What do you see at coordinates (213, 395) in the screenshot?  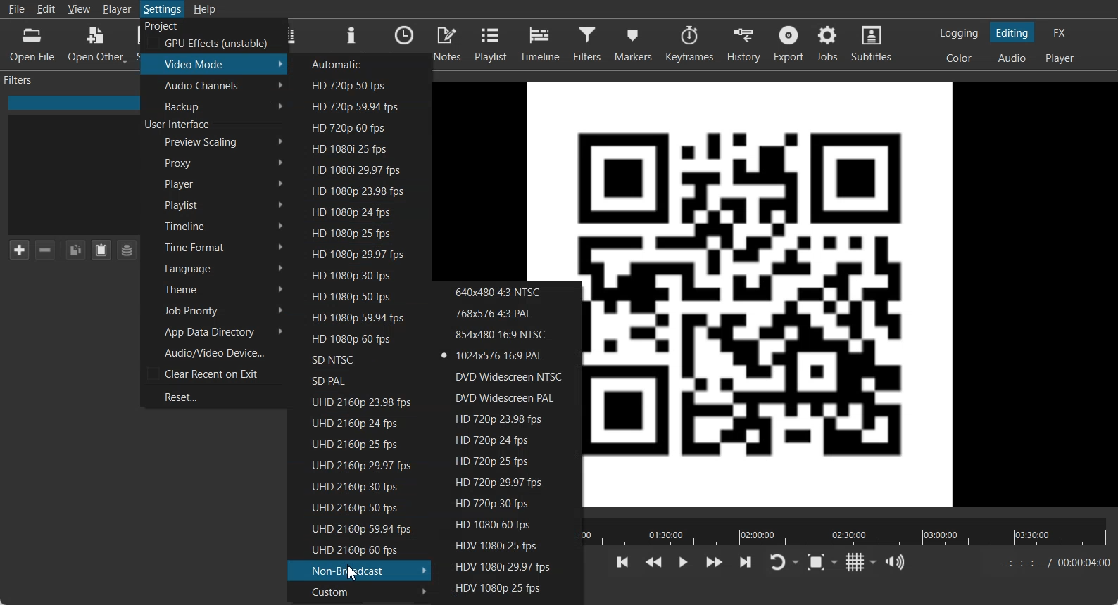 I see `Reset` at bounding box center [213, 395].